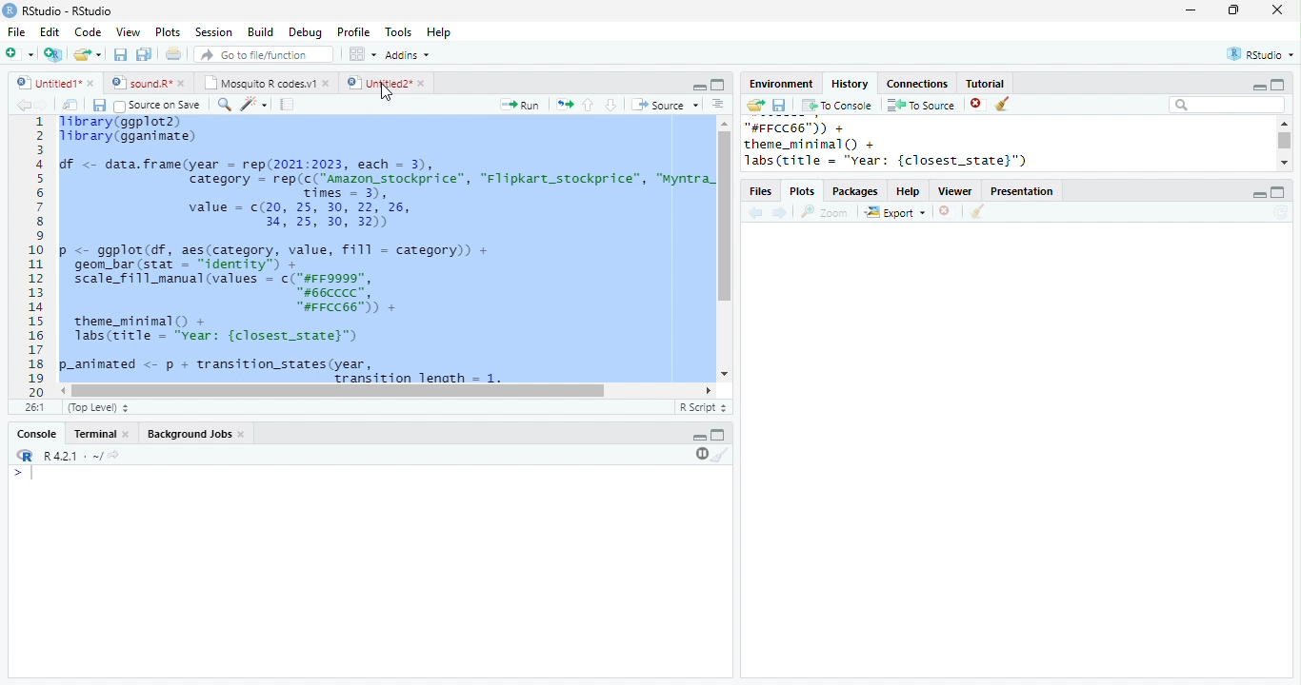 The width and height of the screenshot is (1301, 685). I want to click on 26:1, so click(35, 407).